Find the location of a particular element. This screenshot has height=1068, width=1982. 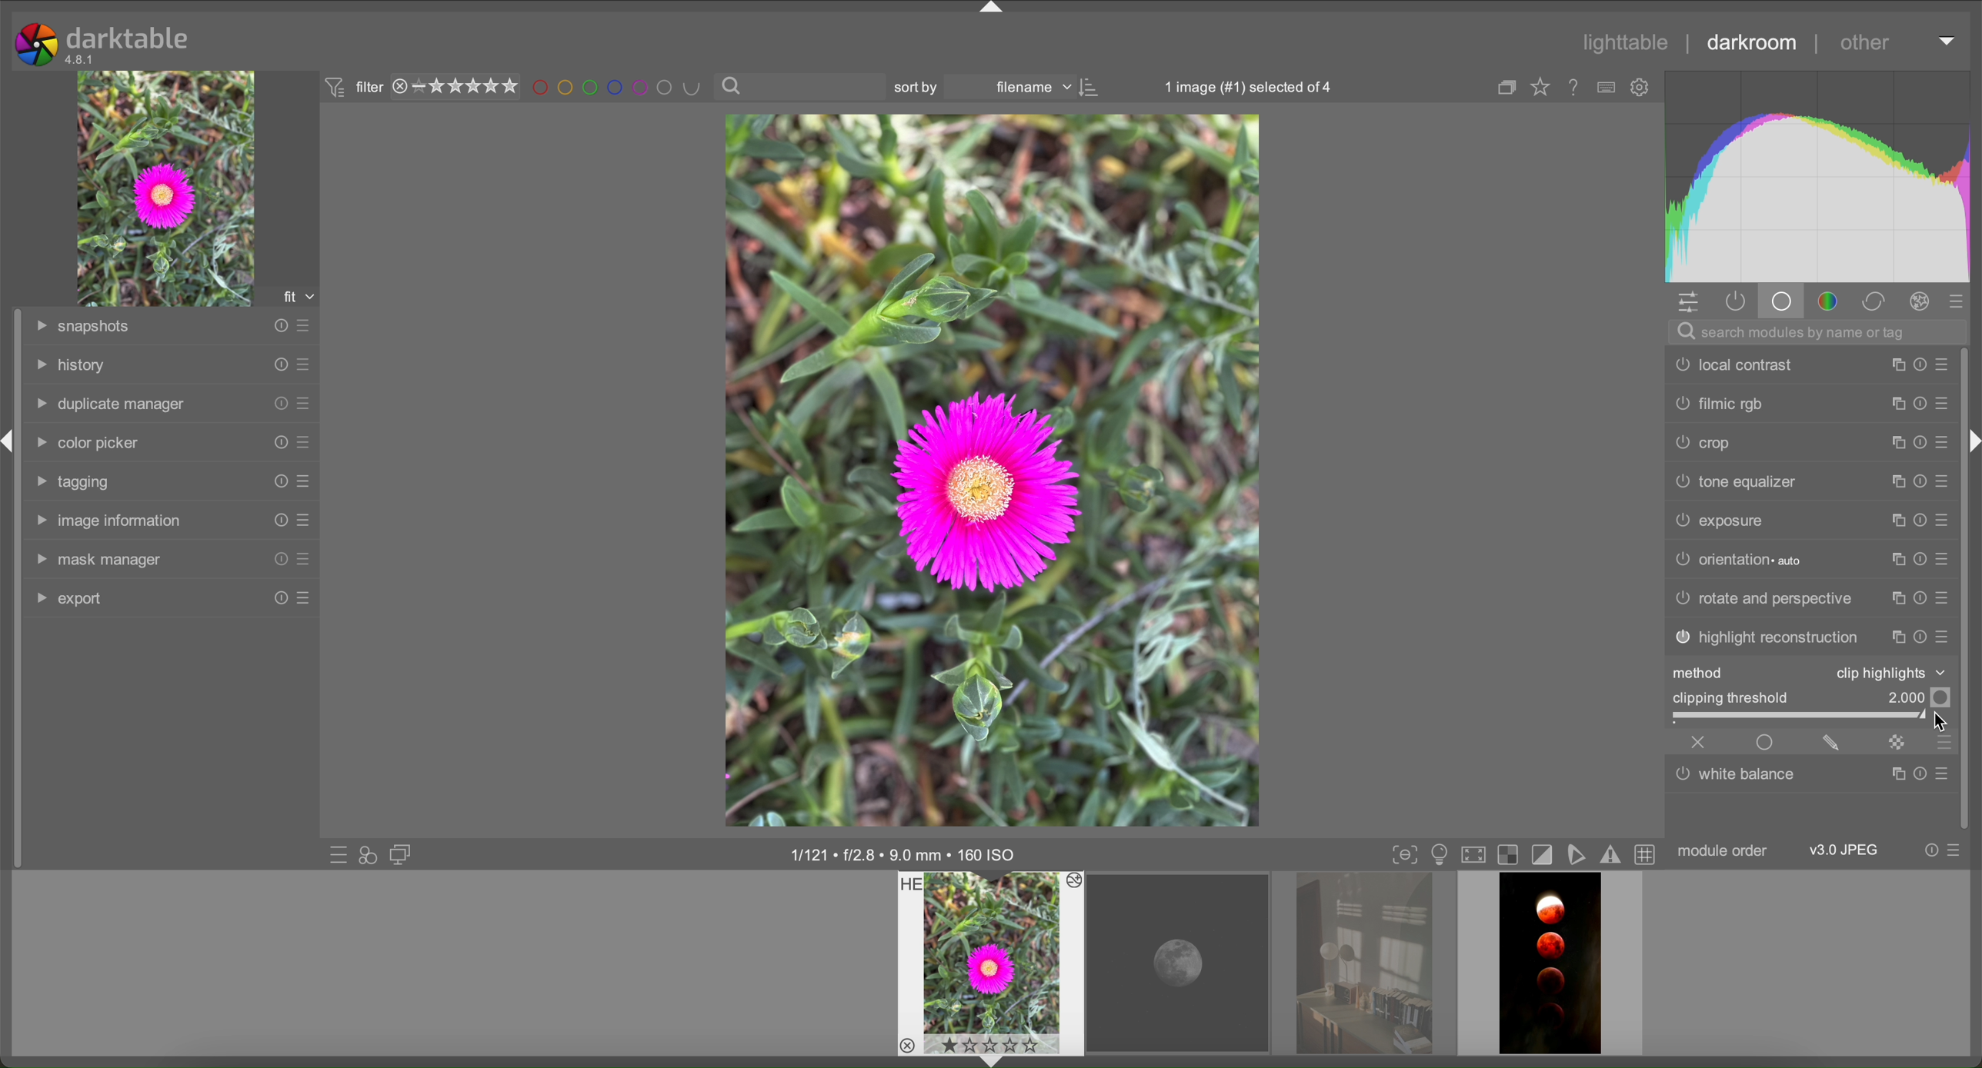

history tab is located at coordinates (71, 365).